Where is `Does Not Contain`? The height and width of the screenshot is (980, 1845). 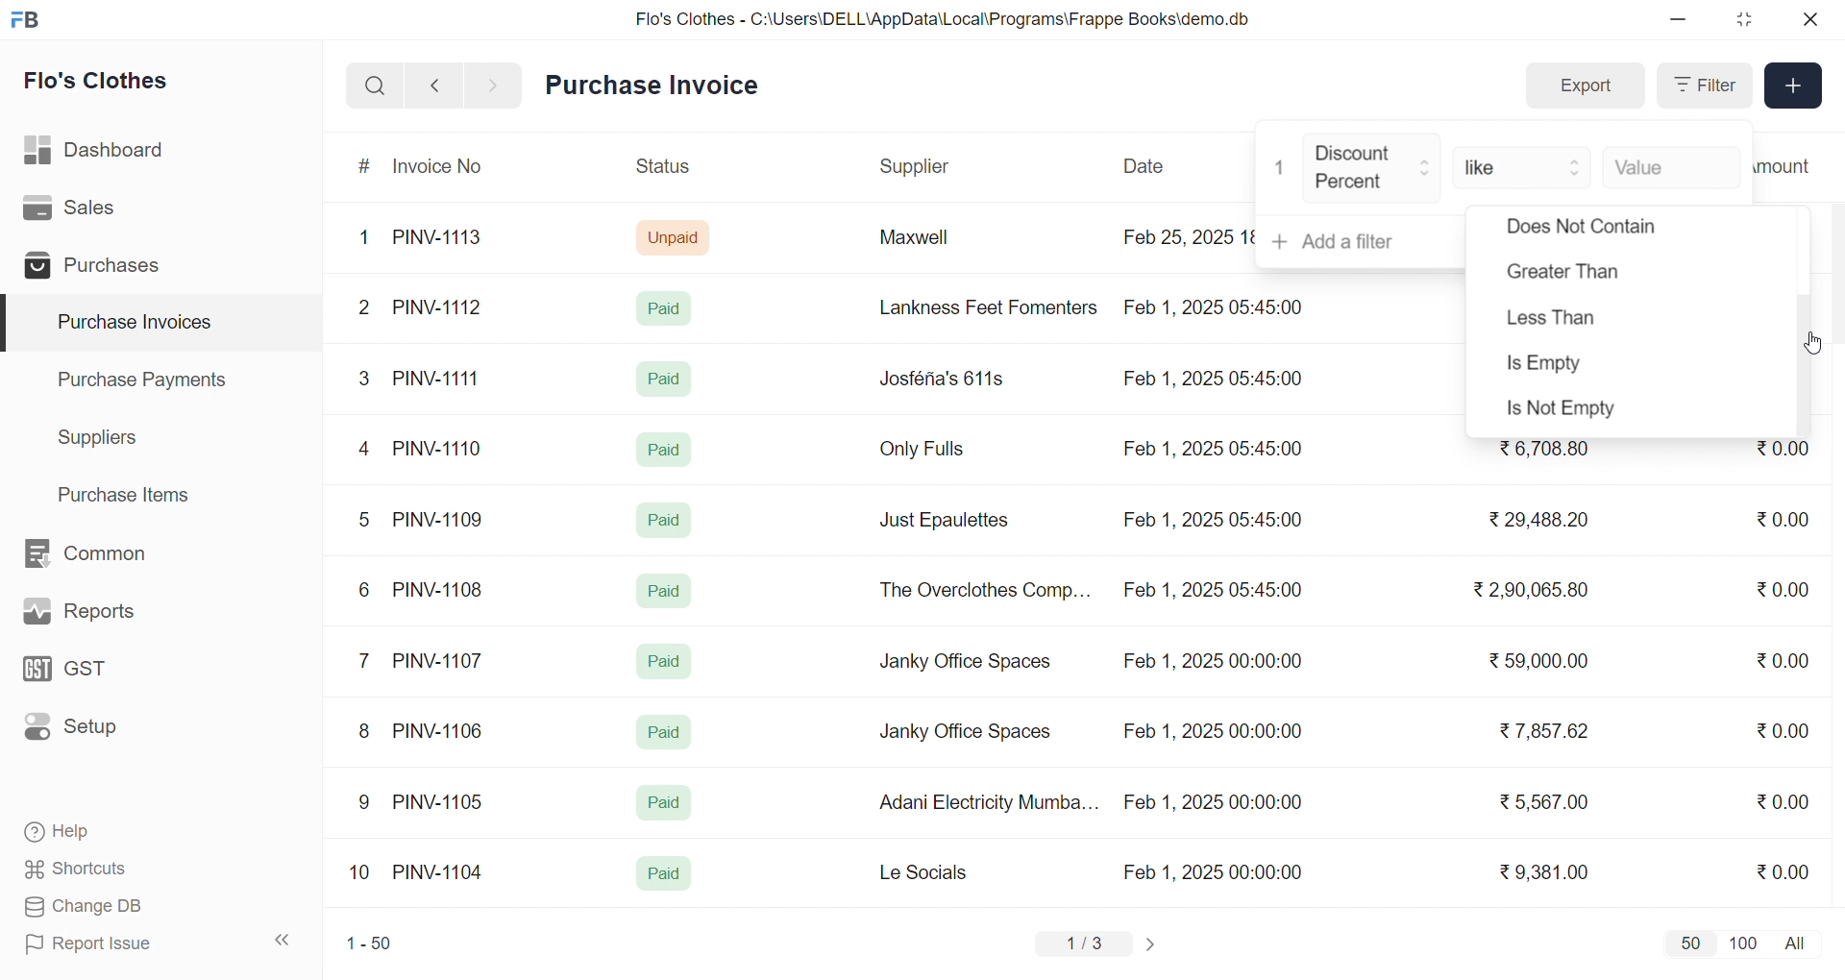
Does Not Contain is located at coordinates (1582, 231).